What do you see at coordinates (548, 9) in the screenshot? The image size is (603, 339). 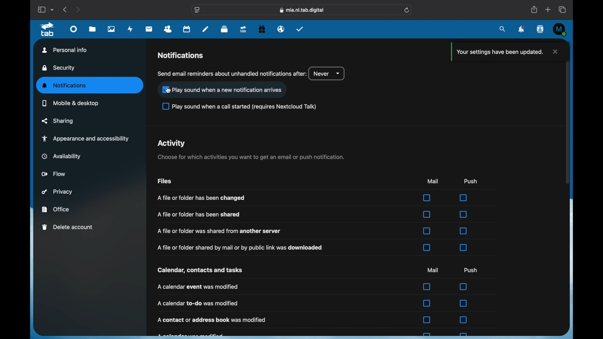 I see `new tab` at bounding box center [548, 9].